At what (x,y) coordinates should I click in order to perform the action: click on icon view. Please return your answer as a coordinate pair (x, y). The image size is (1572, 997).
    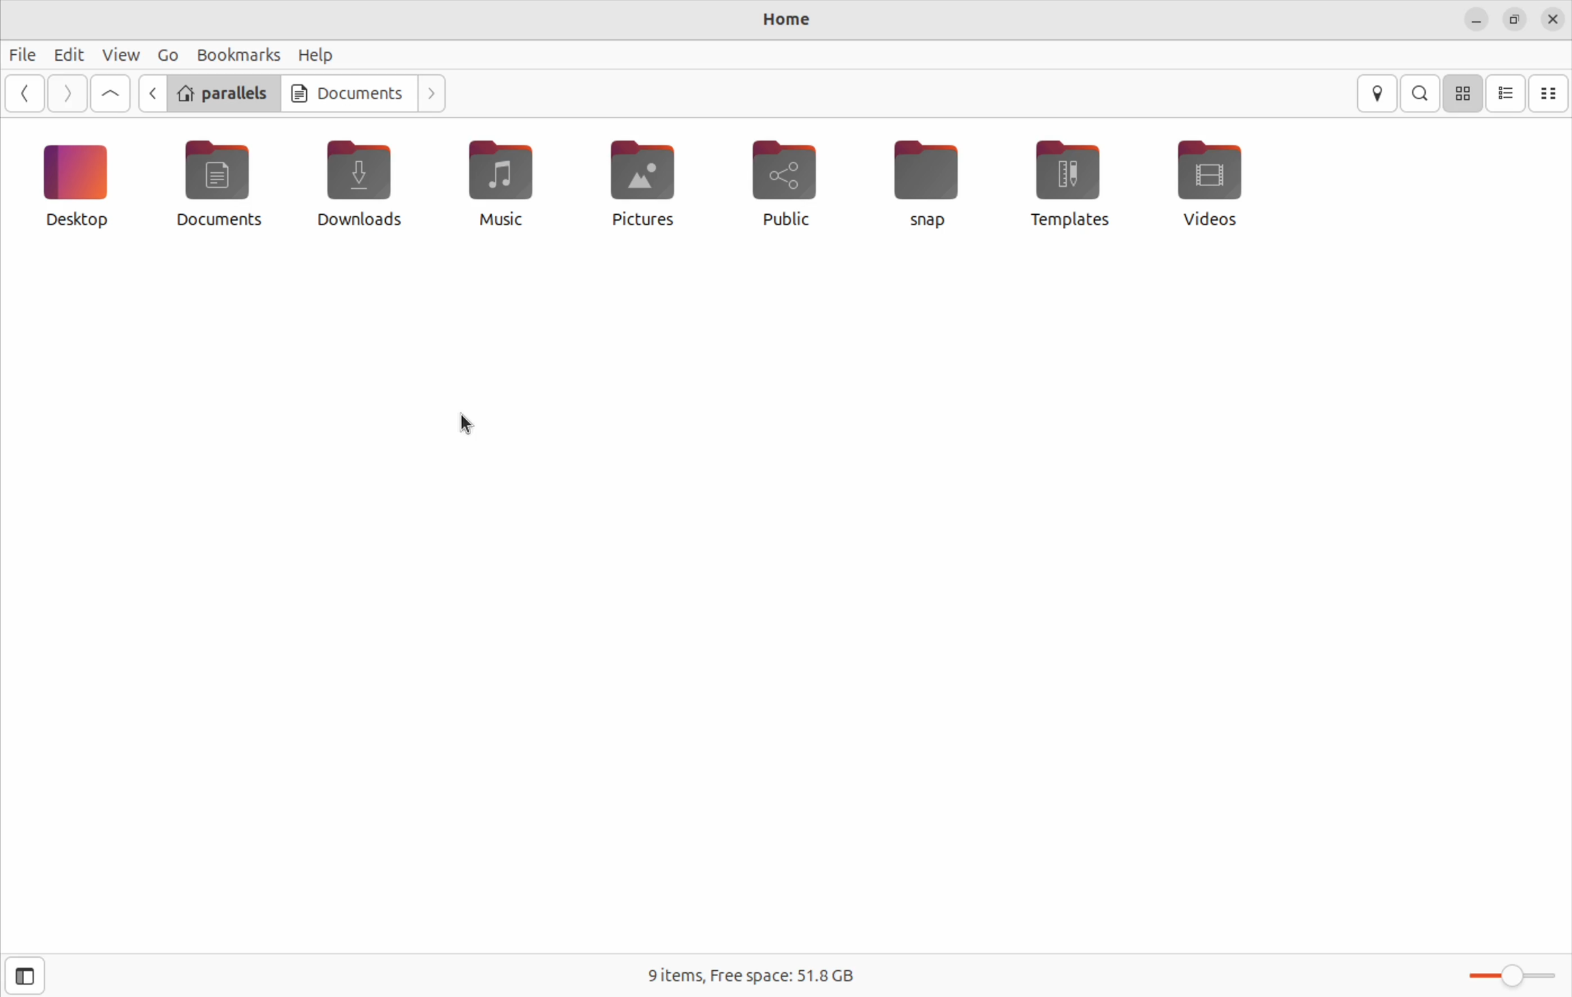
    Looking at the image, I should click on (1507, 93).